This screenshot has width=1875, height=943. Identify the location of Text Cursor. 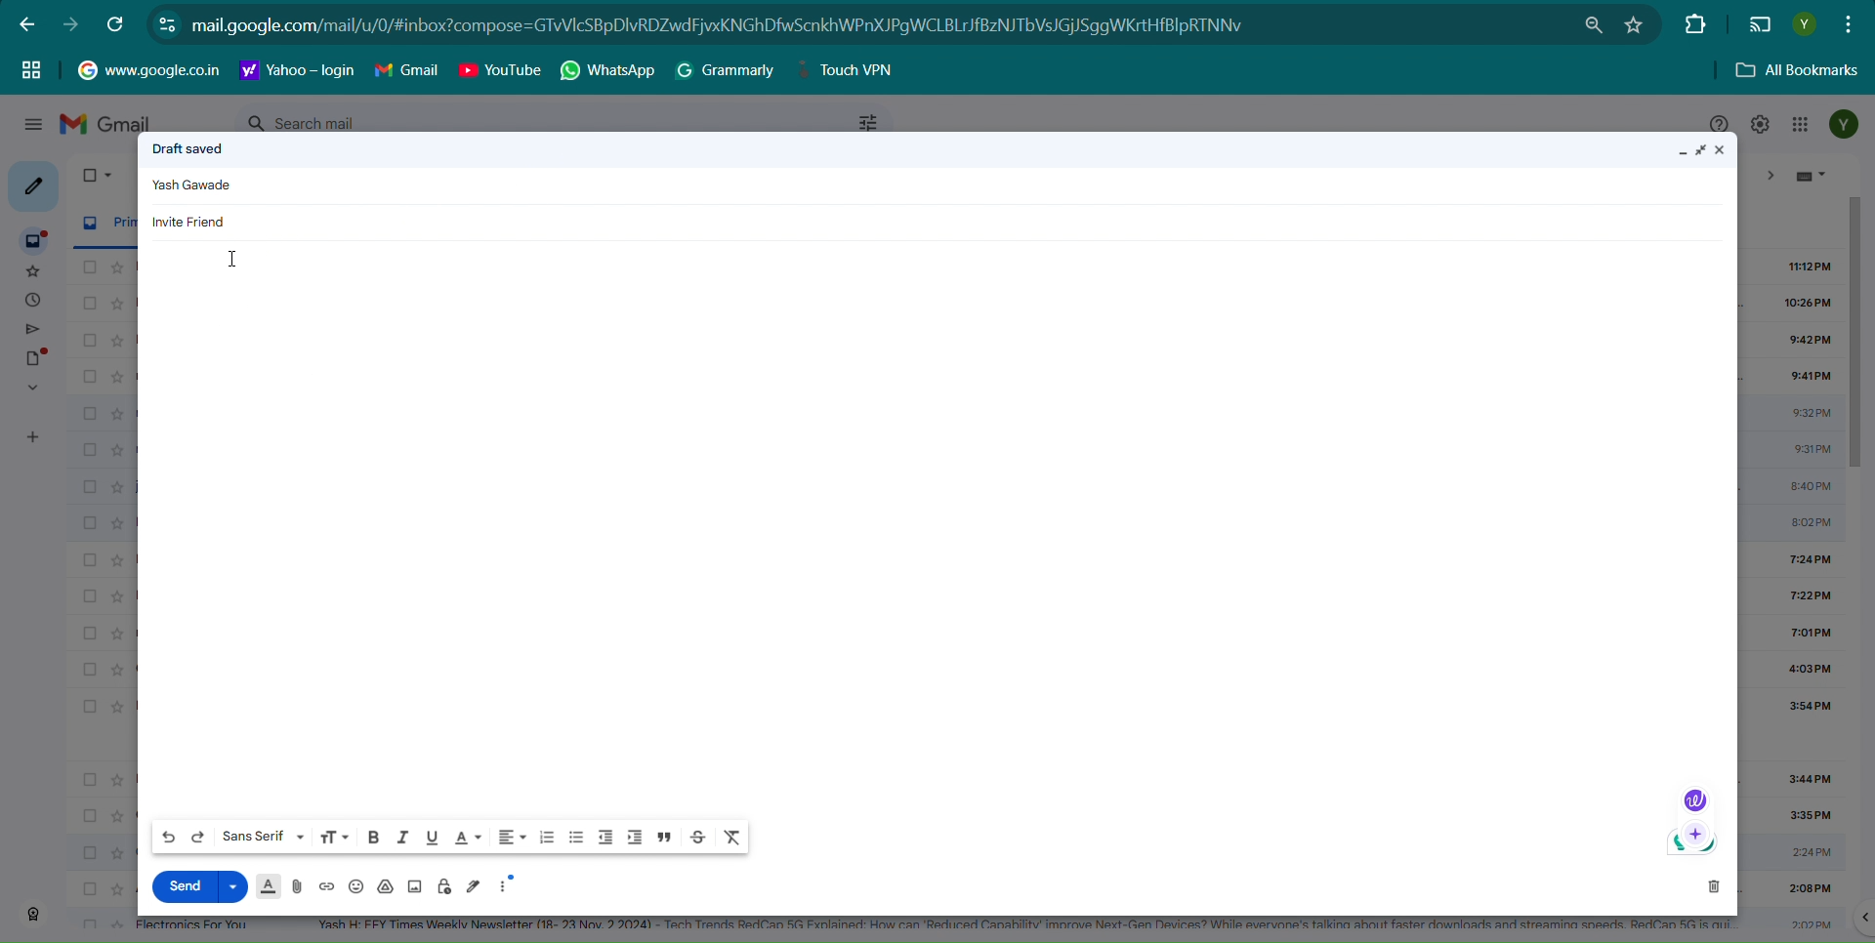
(237, 260).